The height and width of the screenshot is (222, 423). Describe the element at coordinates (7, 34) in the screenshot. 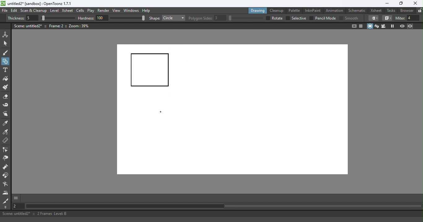

I see `Animate tool` at that location.